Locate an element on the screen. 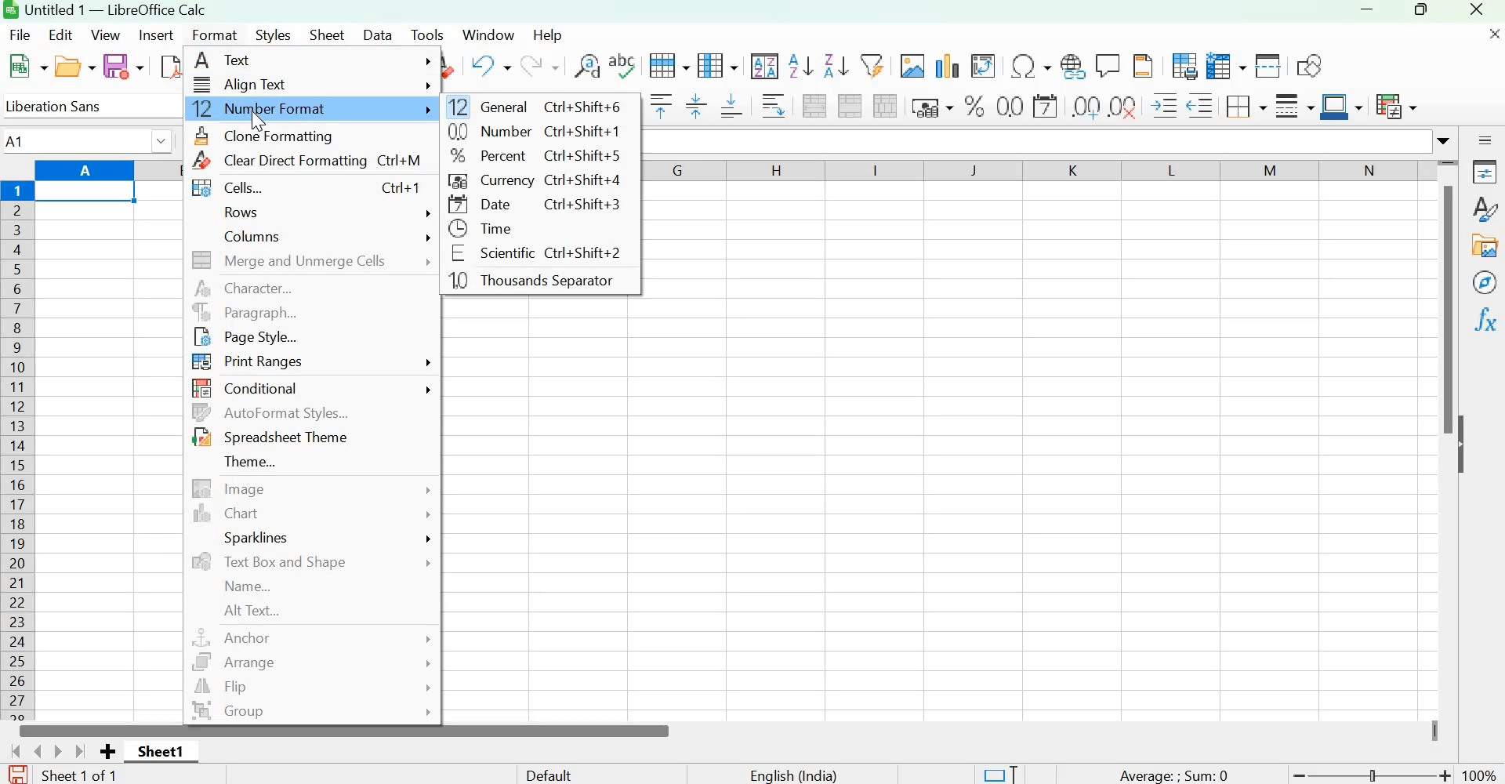 The image size is (1505, 784). Align top is located at coordinates (659, 107).